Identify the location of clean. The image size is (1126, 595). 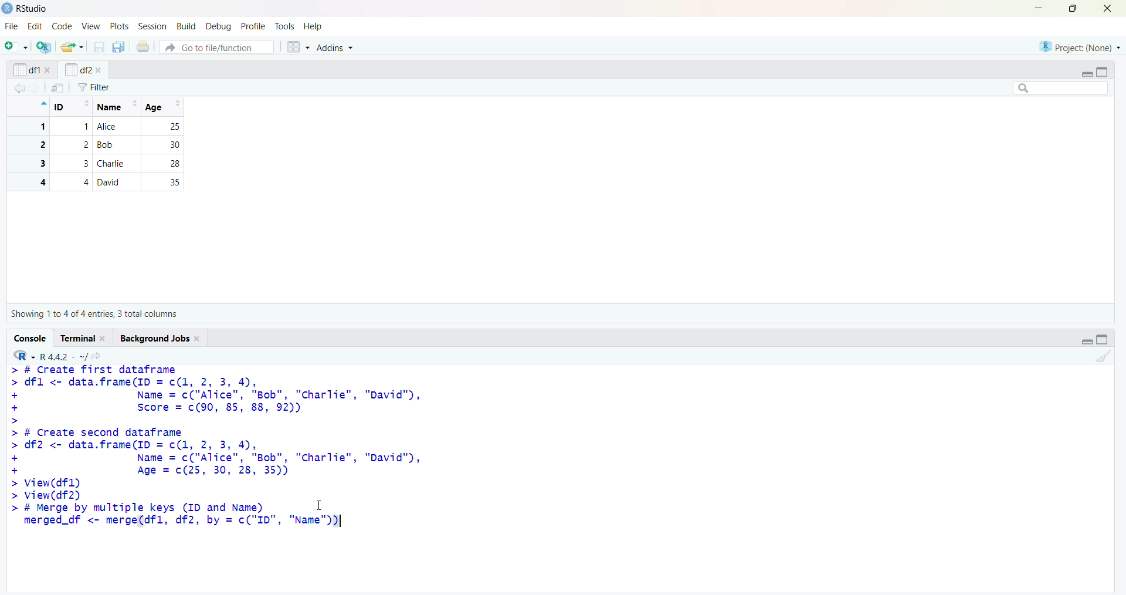
(1104, 357).